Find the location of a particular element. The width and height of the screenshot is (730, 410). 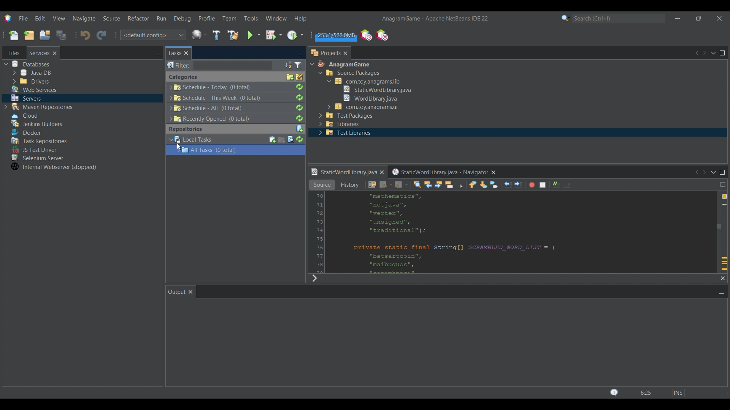

 is located at coordinates (234, 108).